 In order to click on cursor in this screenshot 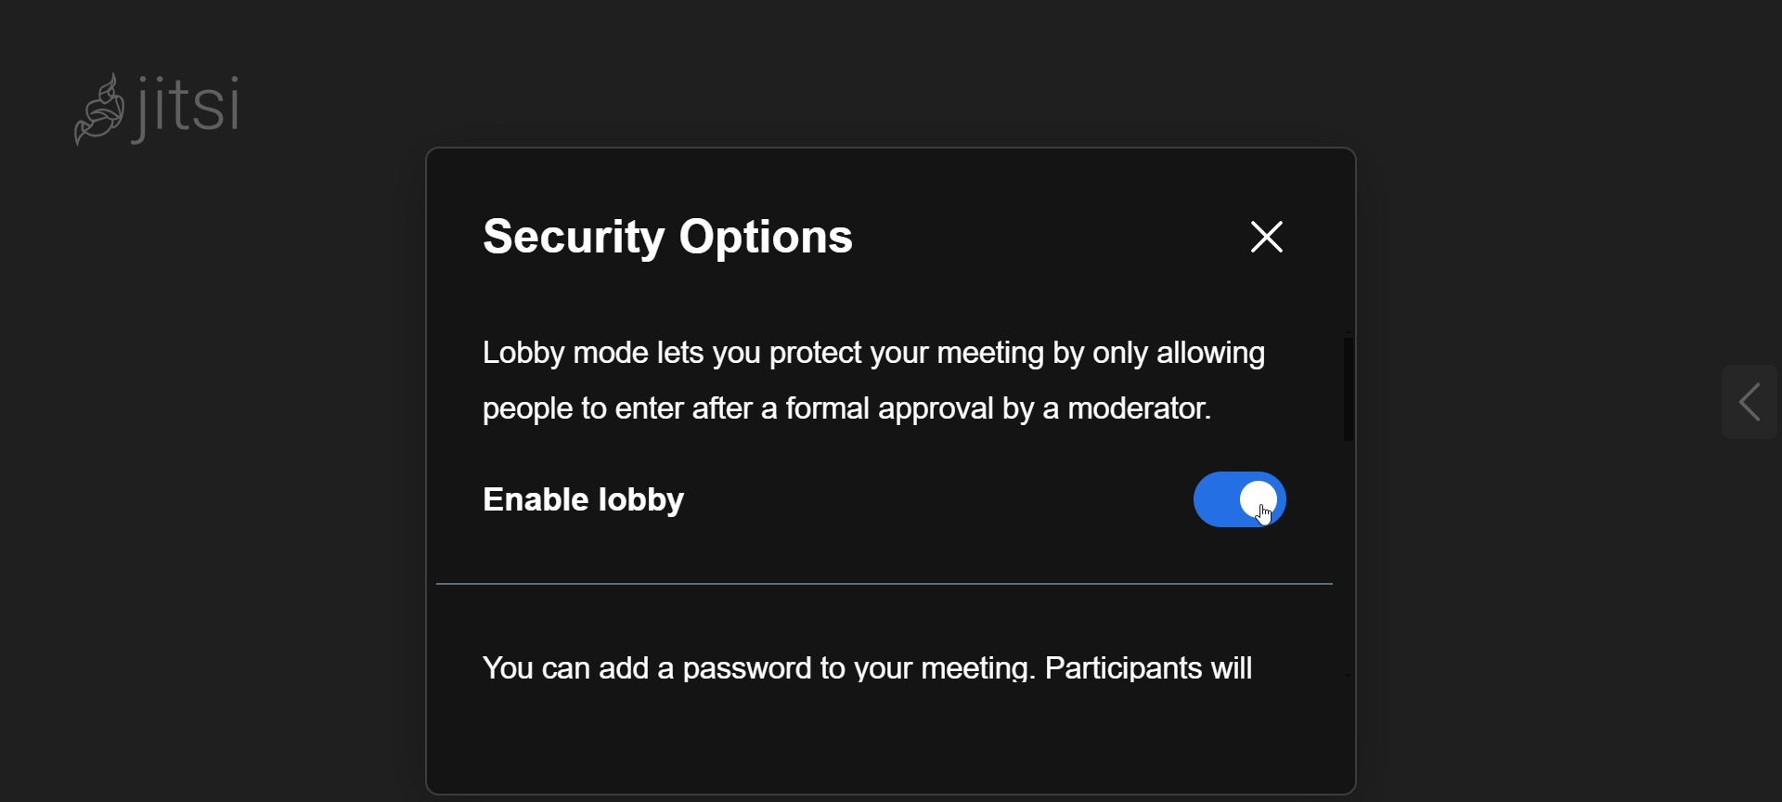, I will do `click(1251, 529)`.